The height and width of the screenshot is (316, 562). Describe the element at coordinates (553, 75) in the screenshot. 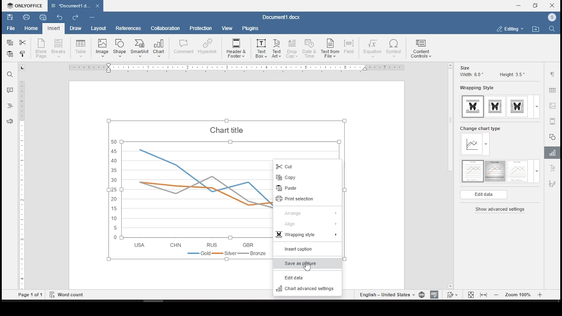

I see `paragraph settings` at that location.